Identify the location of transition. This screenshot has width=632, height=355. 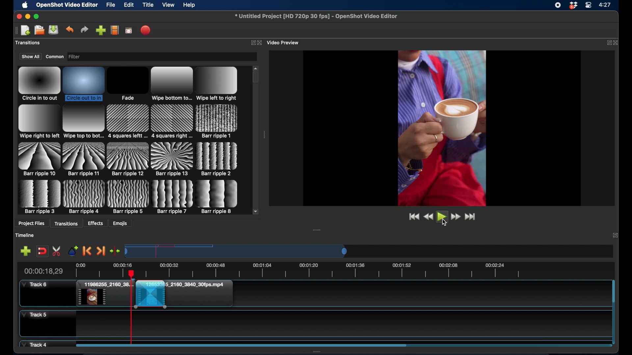
(128, 197).